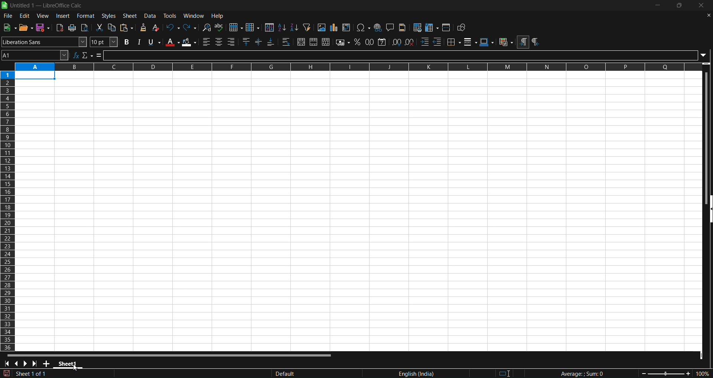 The width and height of the screenshot is (713, 378). I want to click on tools, so click(172, 16).